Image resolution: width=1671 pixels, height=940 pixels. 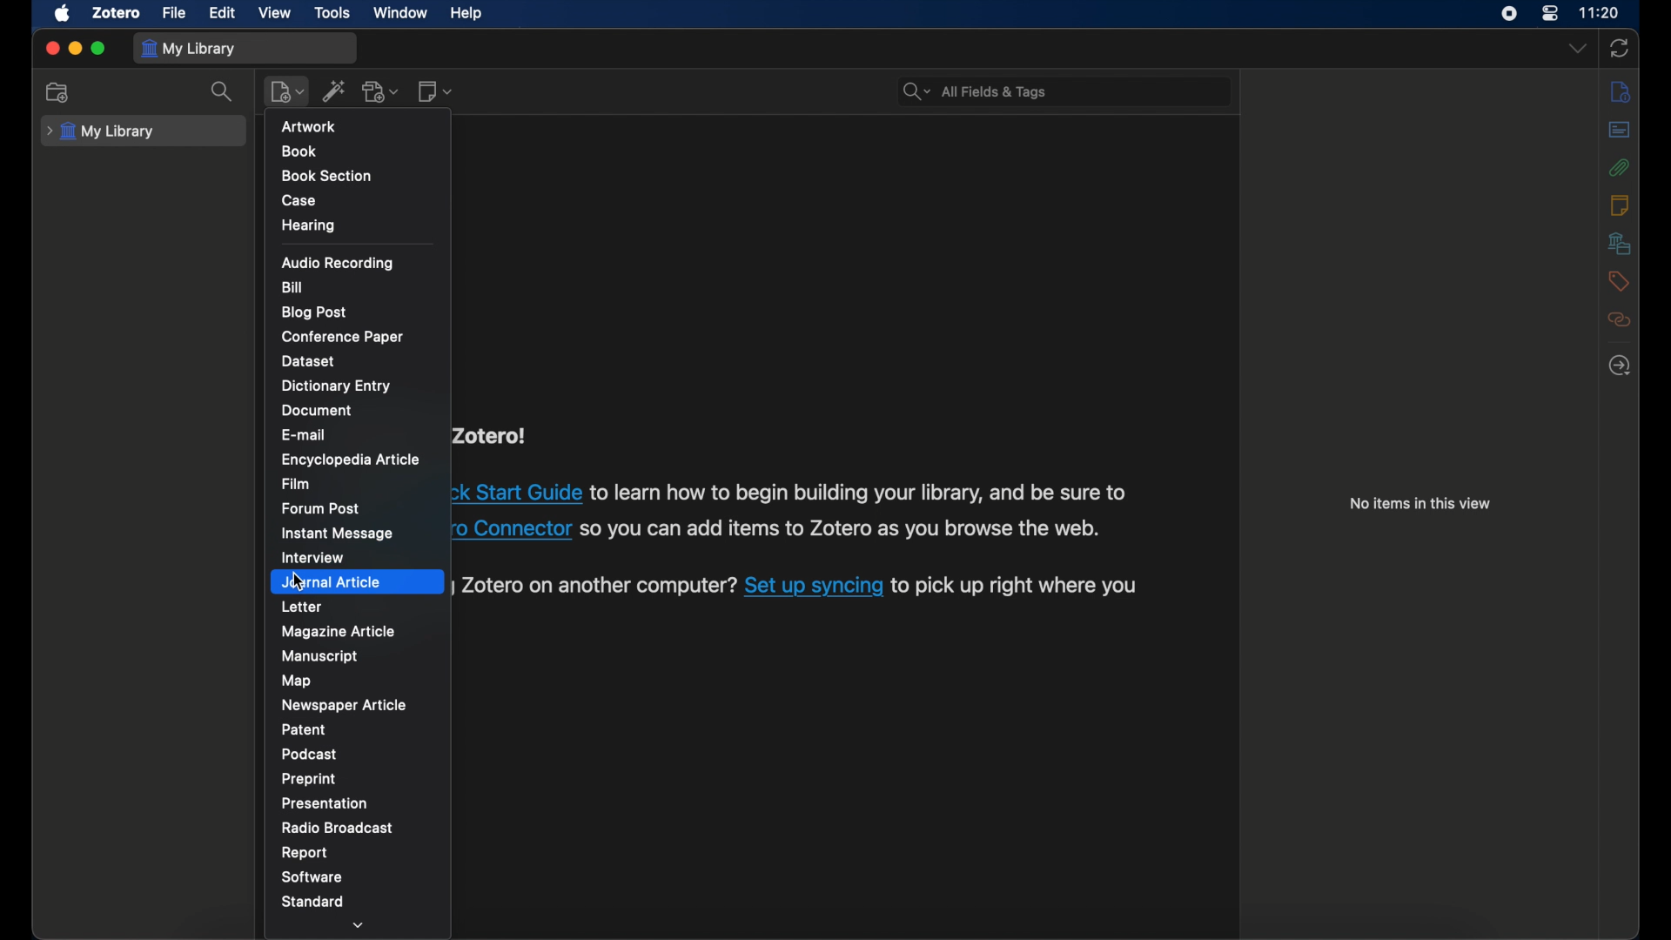 What do you see at coordinates (325, 802) in the screenshot?
I see `presentation` at bounding box center [325, 802].